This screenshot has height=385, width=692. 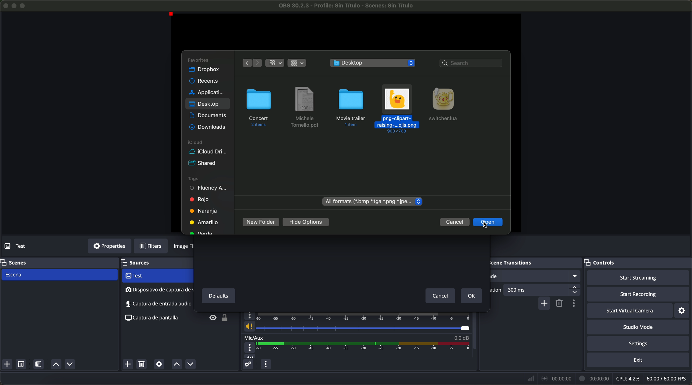 I want to click on dropbox, so click(x=205, y=70).